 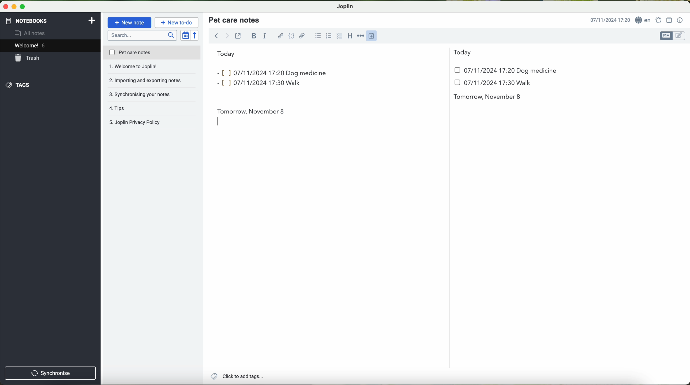 What do you see at coordinates (221, 36) in the screenshot?
I see `navigation arrows` at bounding box center [221, 36].